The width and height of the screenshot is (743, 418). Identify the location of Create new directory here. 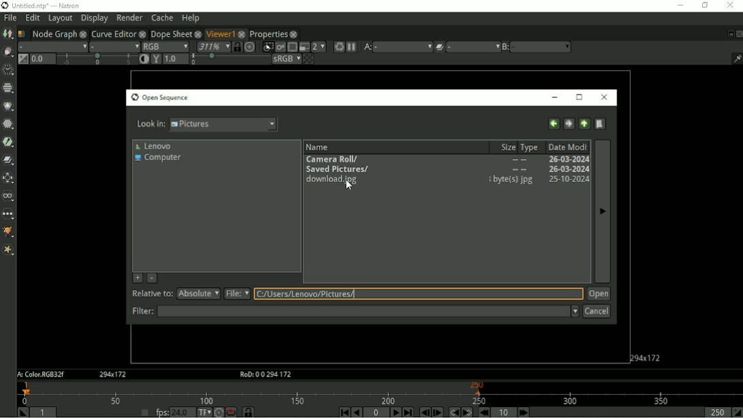
(600, 124).